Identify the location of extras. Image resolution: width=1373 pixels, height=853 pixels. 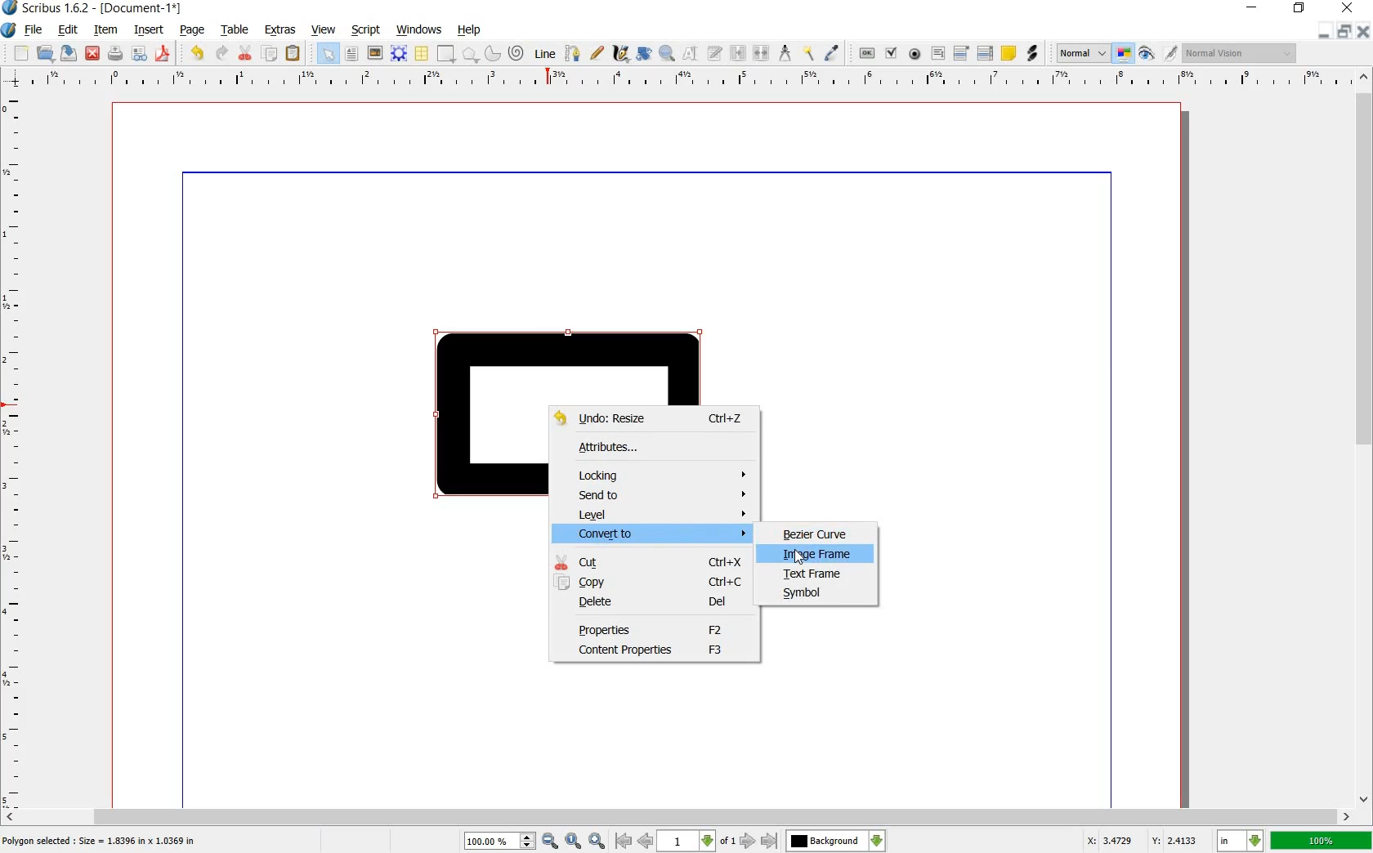
(280, 29).